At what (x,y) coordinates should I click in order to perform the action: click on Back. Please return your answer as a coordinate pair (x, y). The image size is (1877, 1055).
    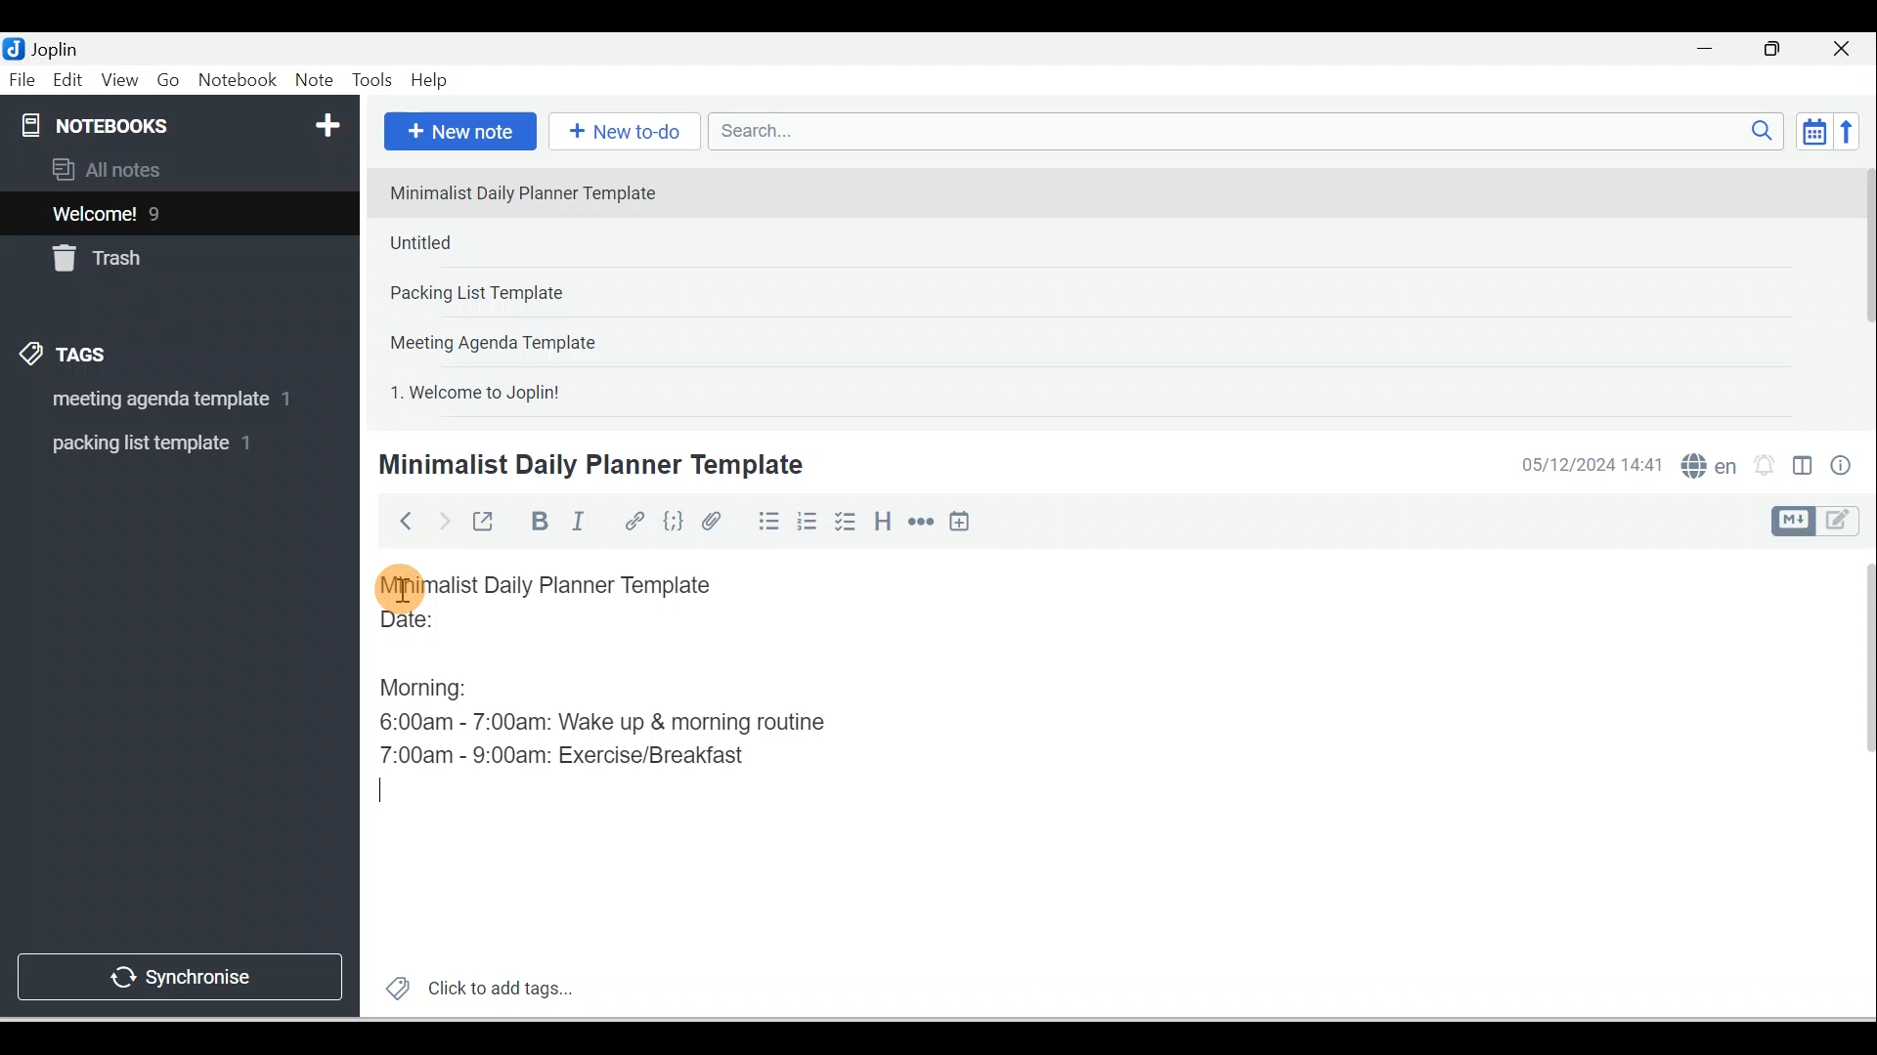
    Looking at the image, I should click on (397, 521).